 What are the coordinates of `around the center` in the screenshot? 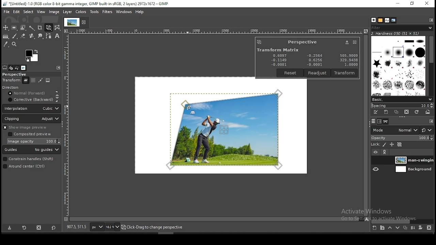 It's located at (29, 167).